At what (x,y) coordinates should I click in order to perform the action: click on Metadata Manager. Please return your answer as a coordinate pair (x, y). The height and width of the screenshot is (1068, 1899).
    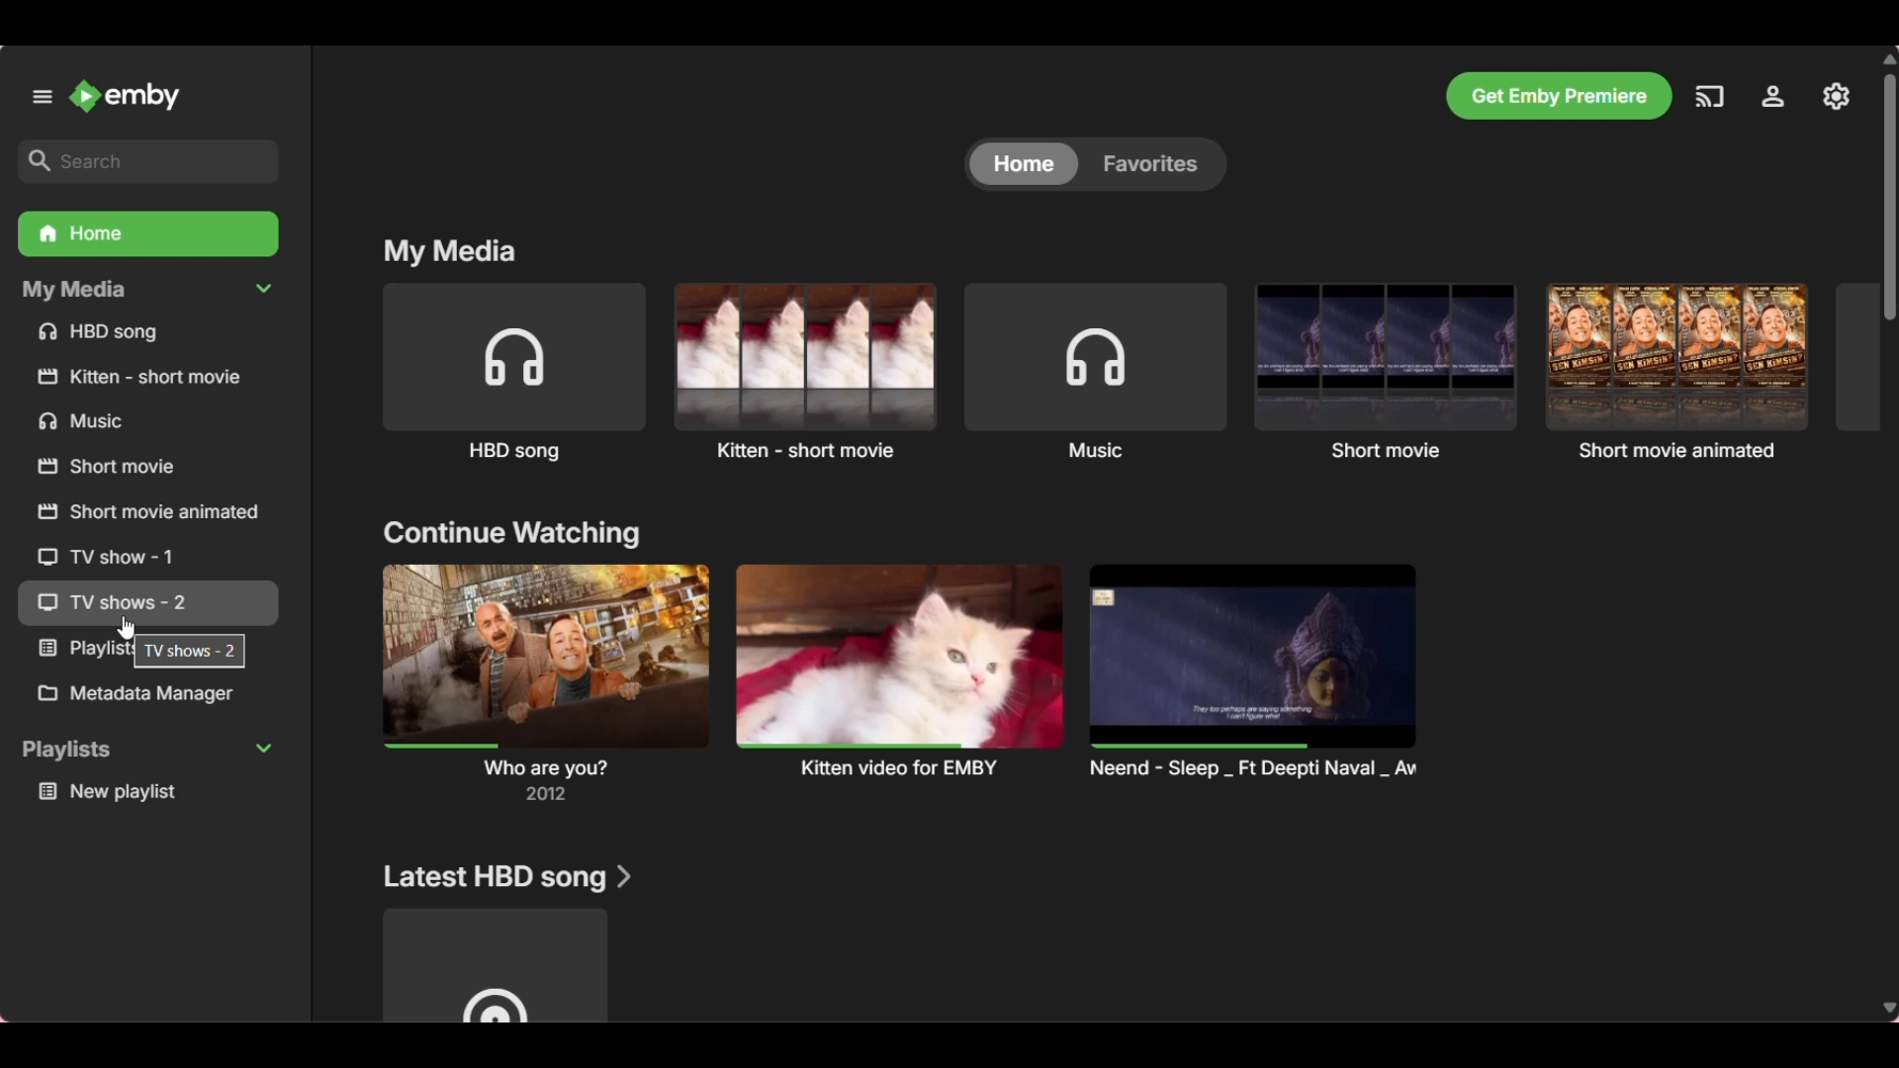
    Looking at the image, I should click on (146, 694).